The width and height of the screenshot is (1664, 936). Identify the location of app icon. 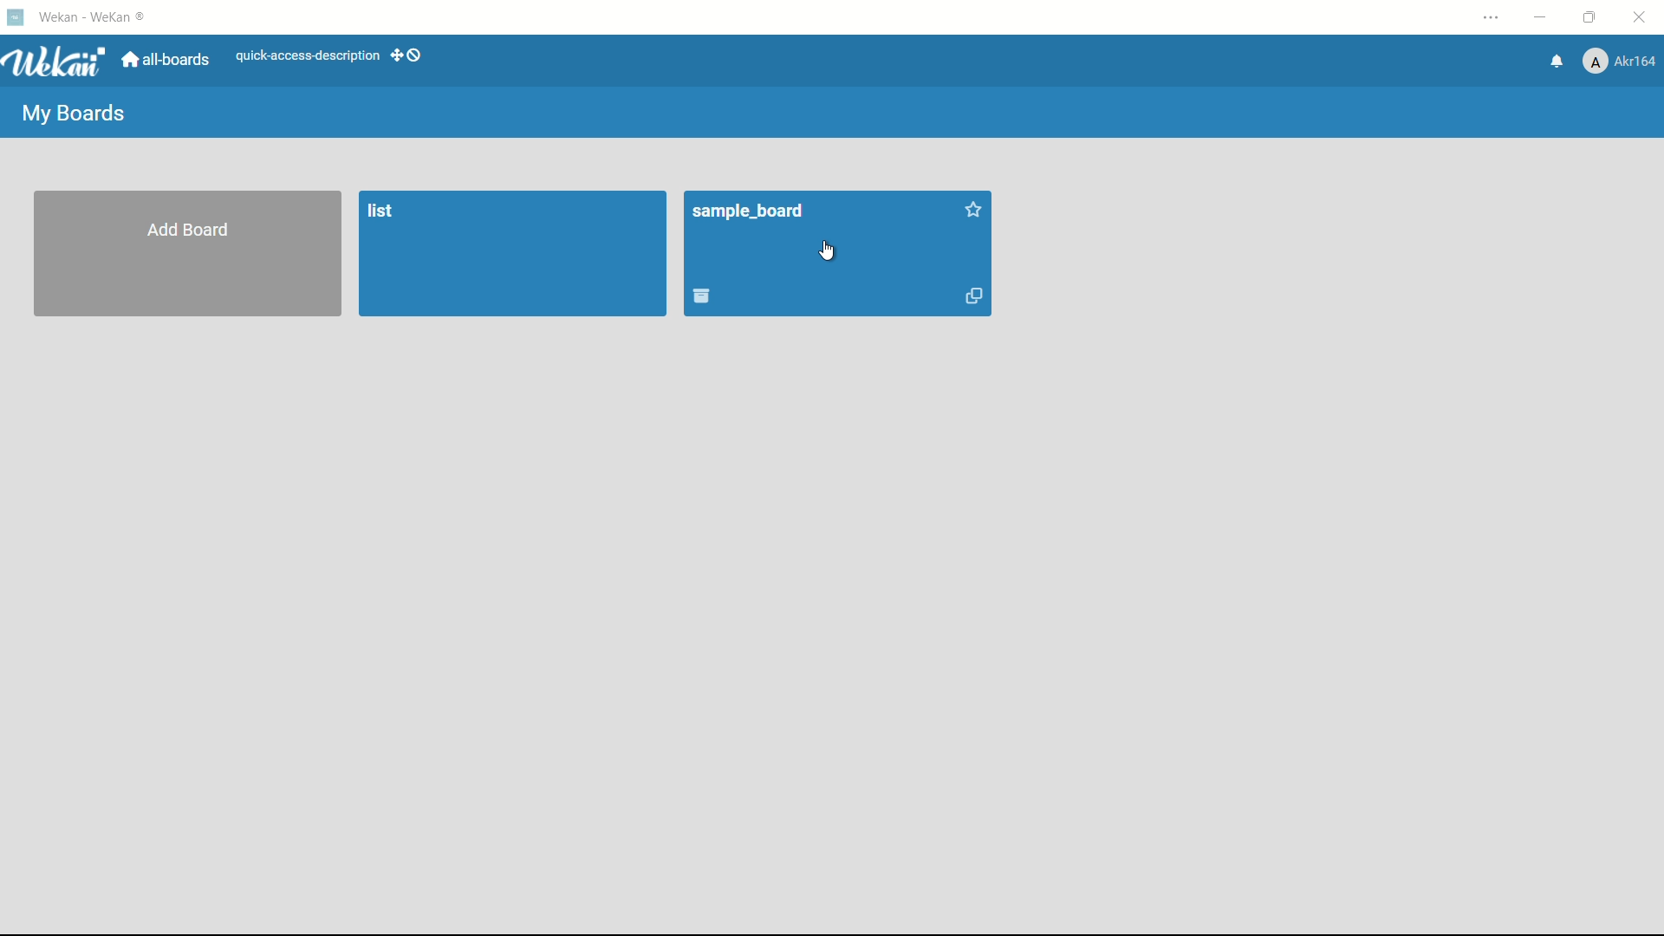
(16, 17).